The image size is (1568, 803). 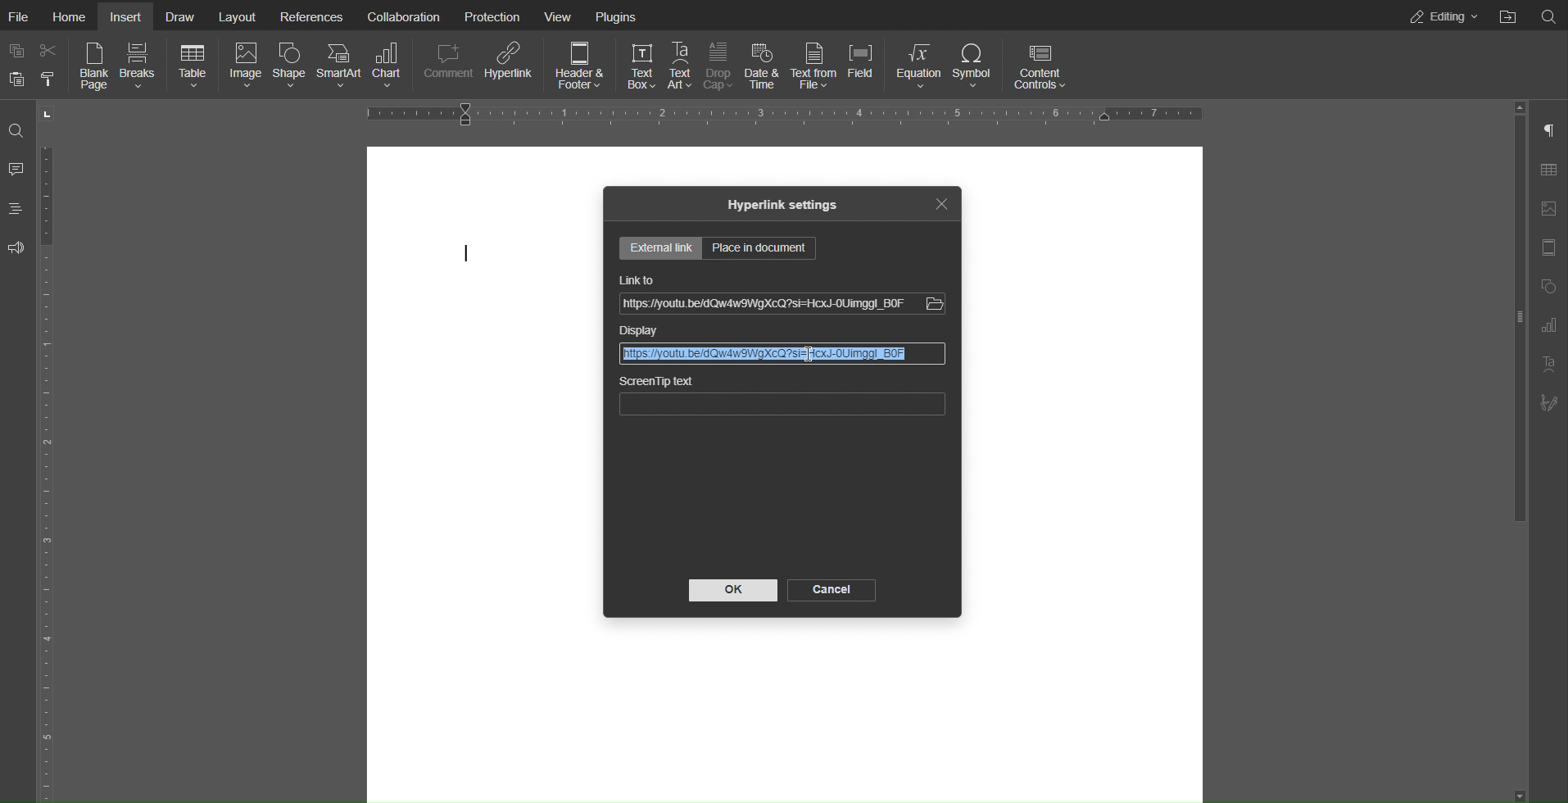 What do you see at coordinates (761, 248) in the screenshot?
I see `Place in document` at bounding box center [761, 248].